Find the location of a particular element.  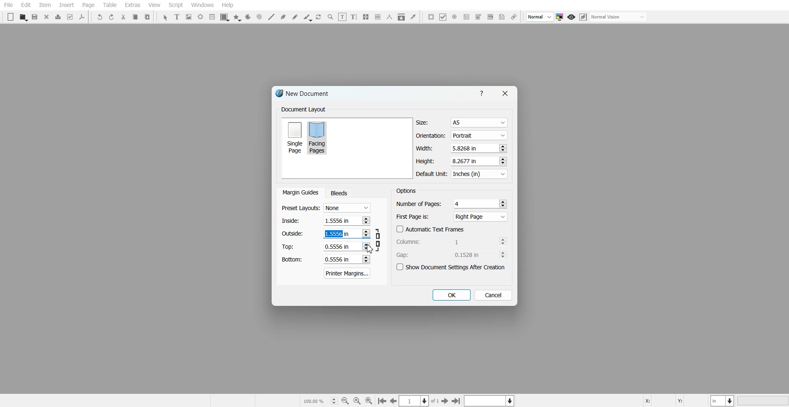

Measurement in Inches is located at coordinates (723, 400).